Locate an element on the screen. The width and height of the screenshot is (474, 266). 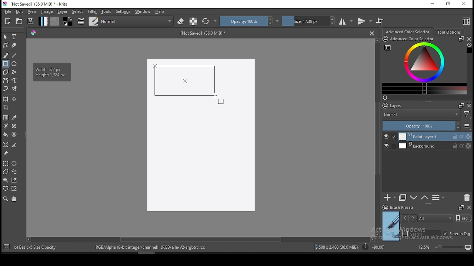
rectangular selection tool is located at coordinates (5, 163).